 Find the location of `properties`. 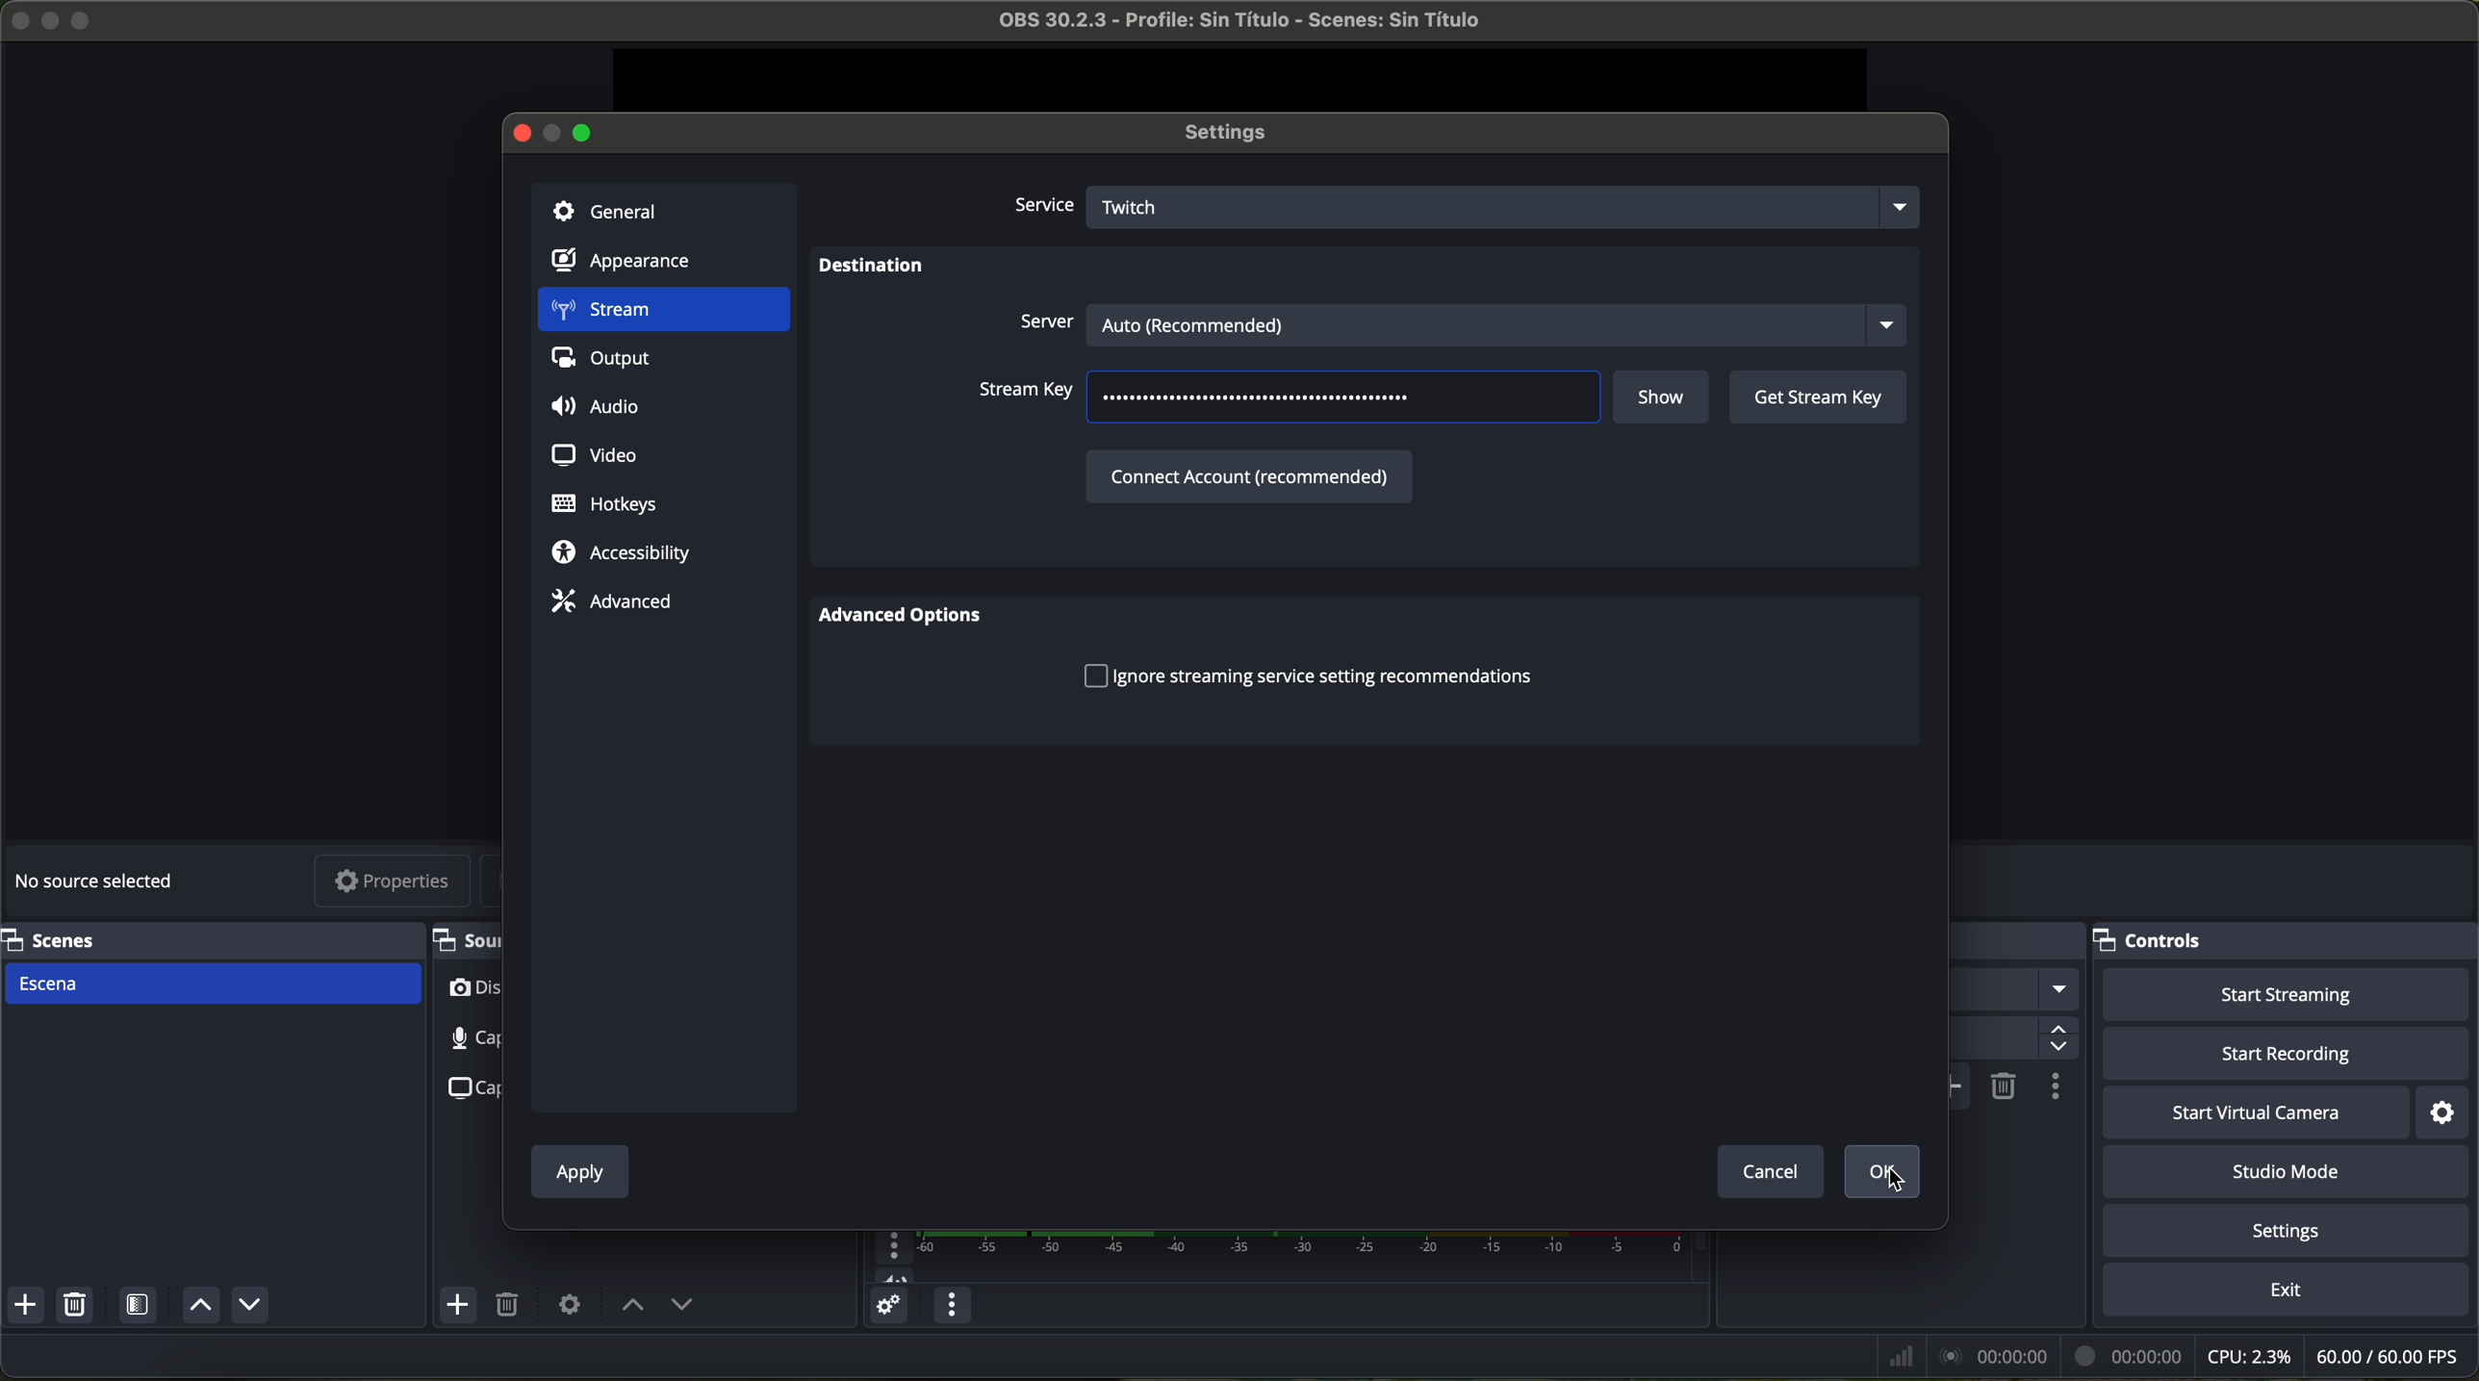

properties is located at coordinates (394, 883).